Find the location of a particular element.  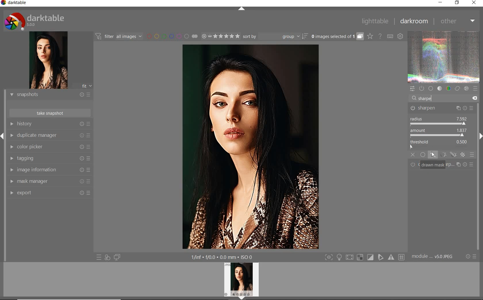

toggle modes is located at coordinates (329, 257).